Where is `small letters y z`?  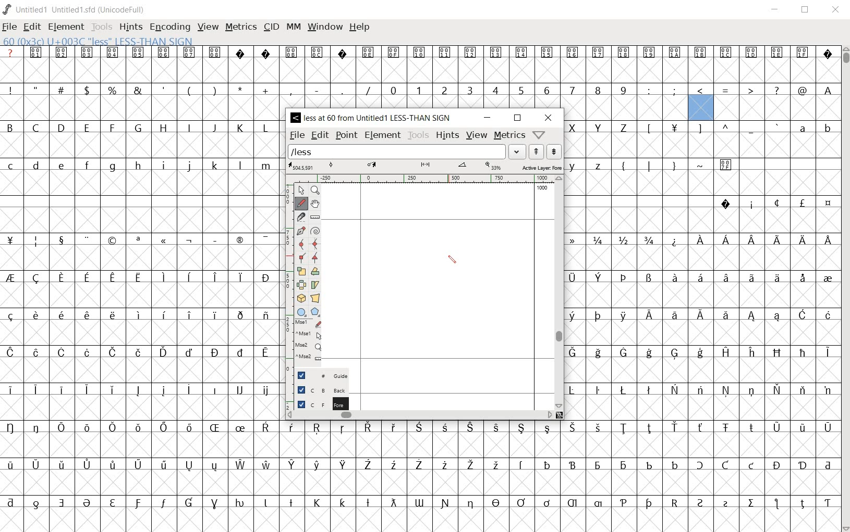 small letters y z is located at coordinates (590, 164).